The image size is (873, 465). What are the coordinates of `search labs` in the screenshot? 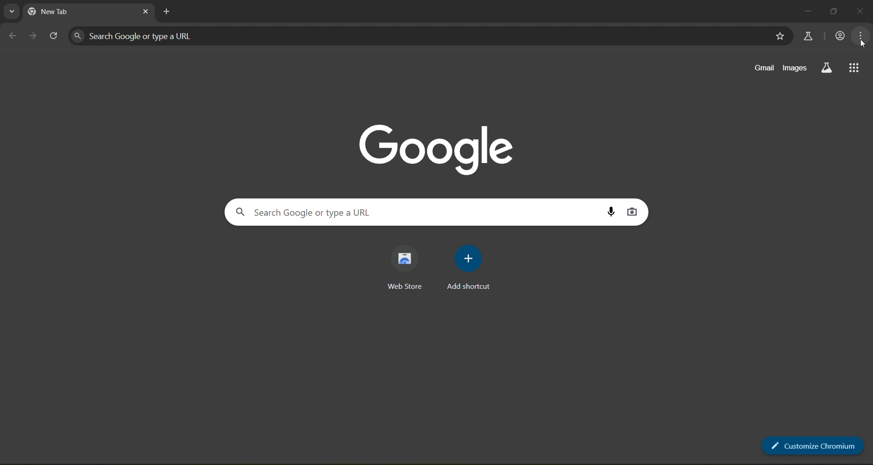 It's located at (808, 35).